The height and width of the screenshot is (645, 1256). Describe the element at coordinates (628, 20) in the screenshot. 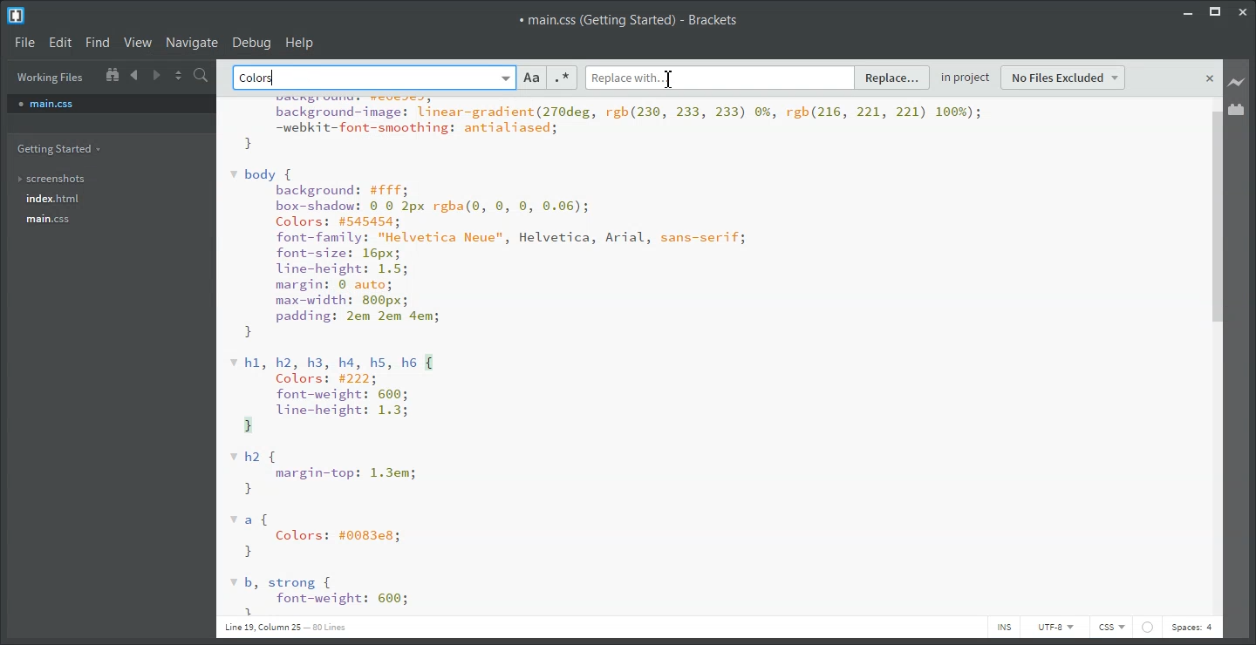

I see `main.css (Getting Started) - Brackets` at that location.